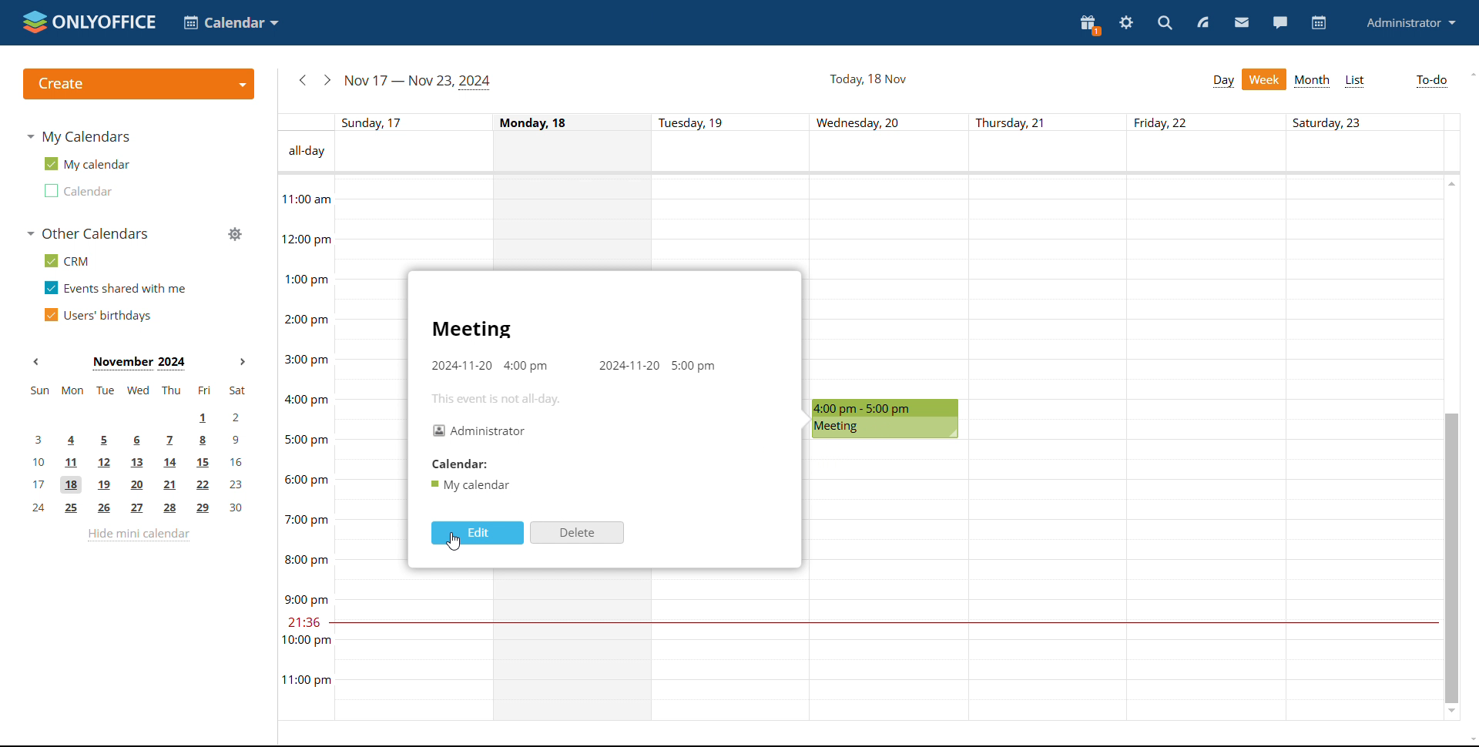  What do you see at coordinates (86, 233) in the screenshot?
I see `other calendars` at bounding box center [86, 233].